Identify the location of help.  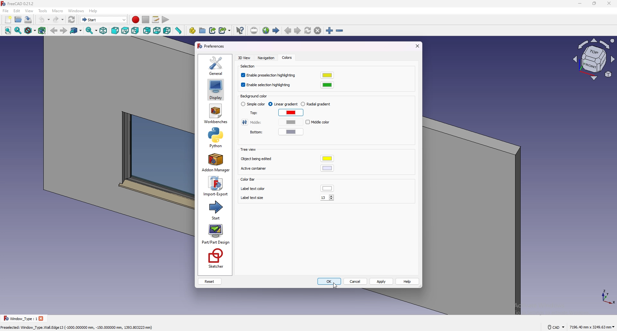
(93, 11).